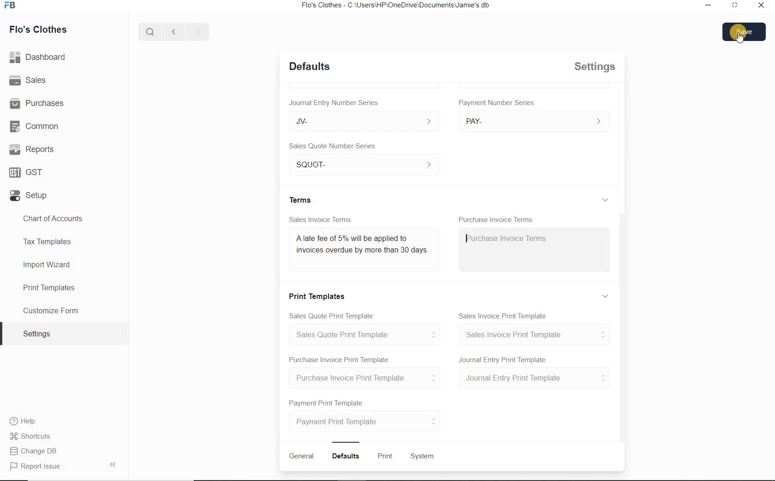 This screenshot has width=775, height=481. Describe the element at coordinates (368, 378) in the screenshot. I see `Purchase Invoice Print Template` at that location.